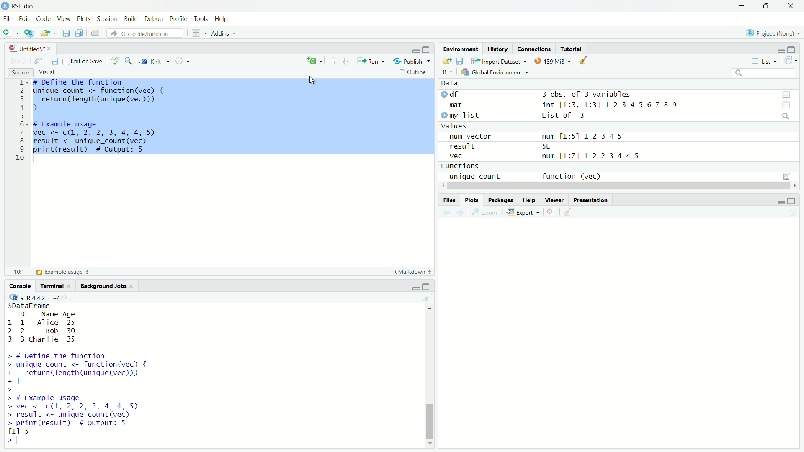 This screenshot has width=804, height=452. Describe the element at coordinates (54, 286) in the screenshot. I see `Terminal` at that location.